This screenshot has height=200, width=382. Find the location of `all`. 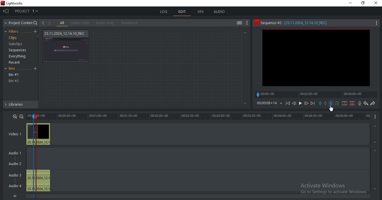

all is located at coordinates (62, 23).